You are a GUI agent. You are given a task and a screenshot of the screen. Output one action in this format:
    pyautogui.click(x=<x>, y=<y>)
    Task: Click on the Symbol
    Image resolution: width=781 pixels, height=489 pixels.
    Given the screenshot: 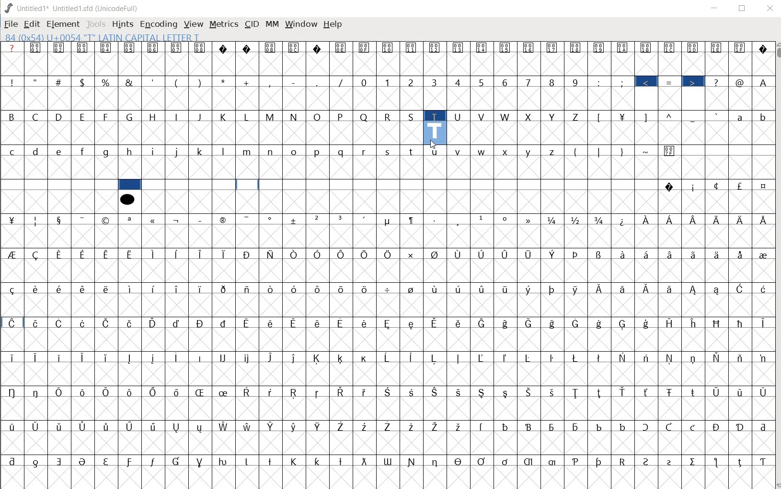 What is the action you would take?
    pyautogui.click(x=38, y=255)
    